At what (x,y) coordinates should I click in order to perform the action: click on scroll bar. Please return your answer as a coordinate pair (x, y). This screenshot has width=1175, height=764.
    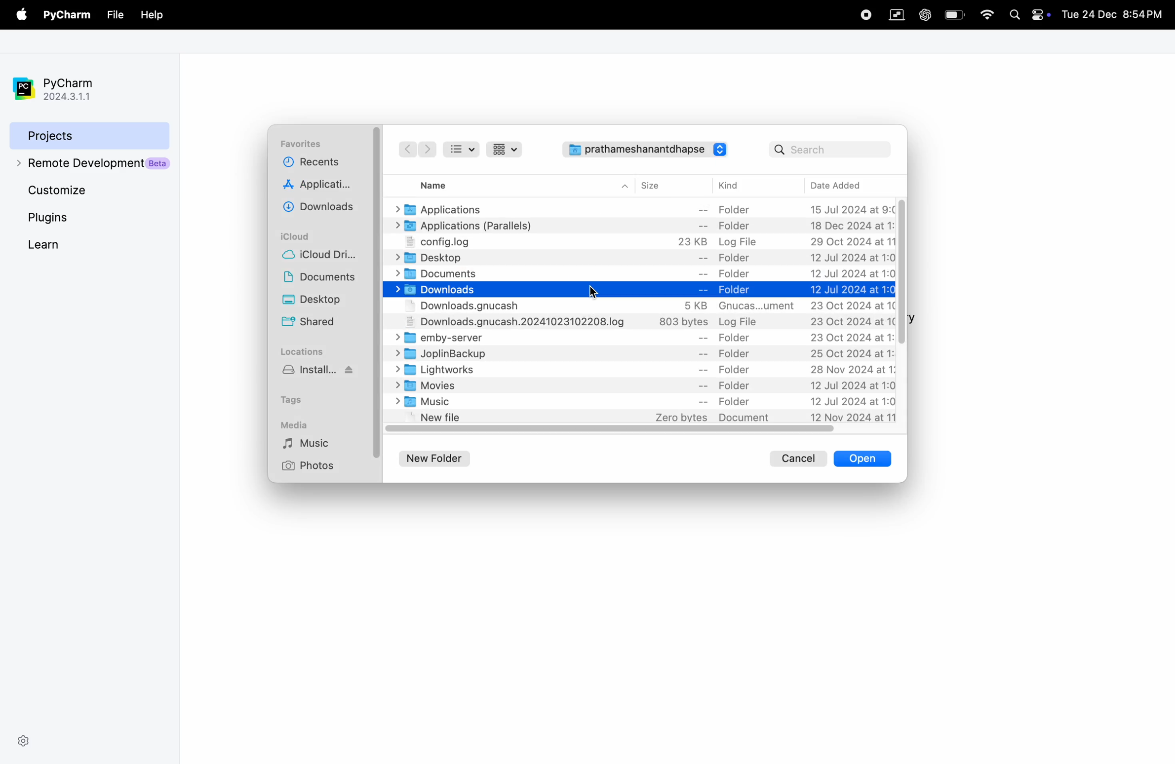
    Looking at the image, I should click on (613, 430).